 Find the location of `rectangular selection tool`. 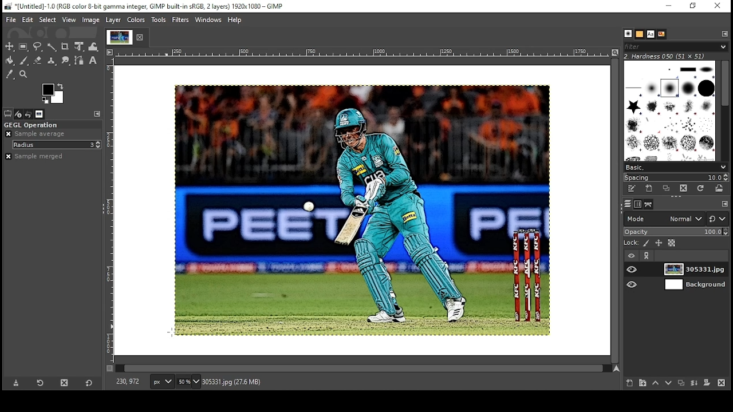

rectangular selection tool is located at coordinates (23, 47).